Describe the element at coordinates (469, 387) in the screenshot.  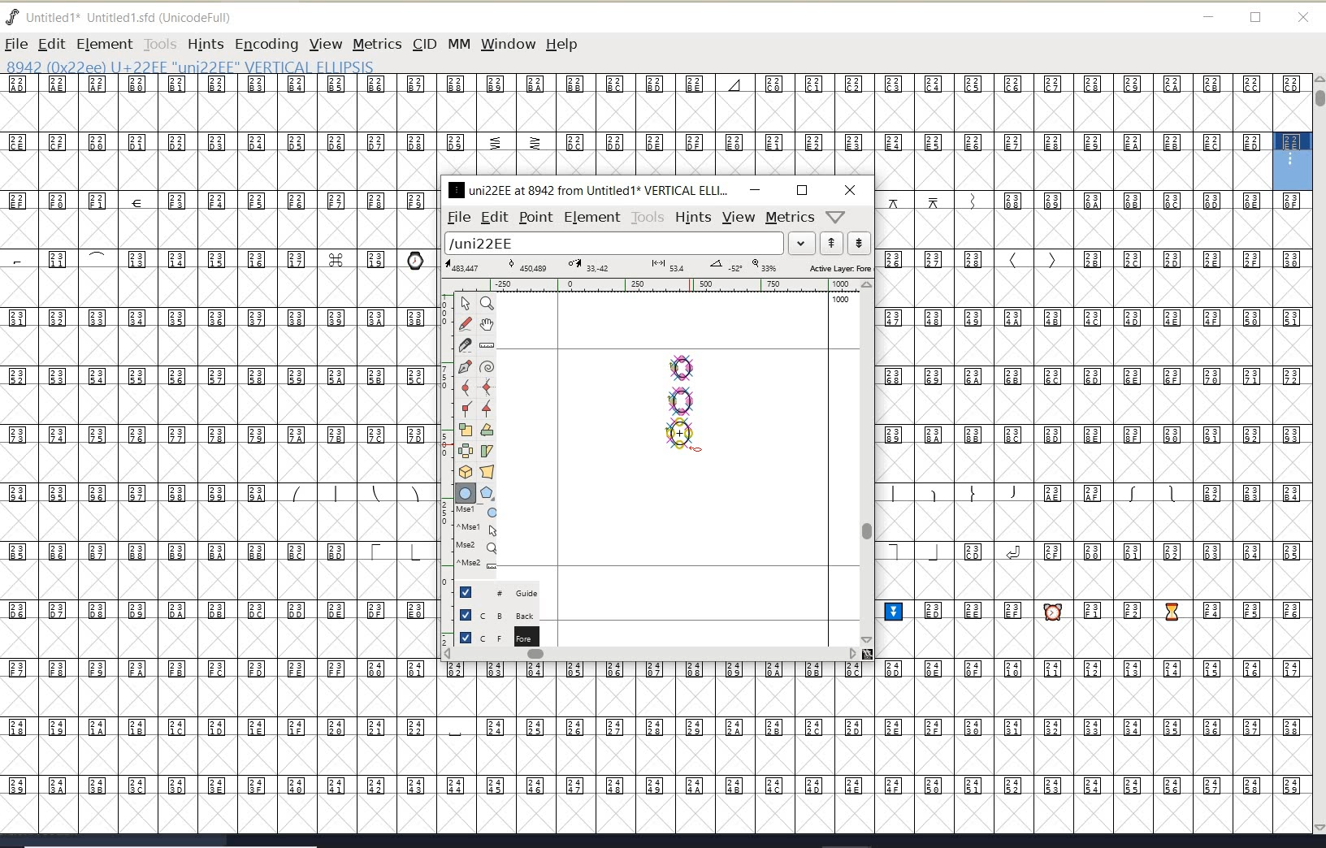
I see `add a curve point` at that location.